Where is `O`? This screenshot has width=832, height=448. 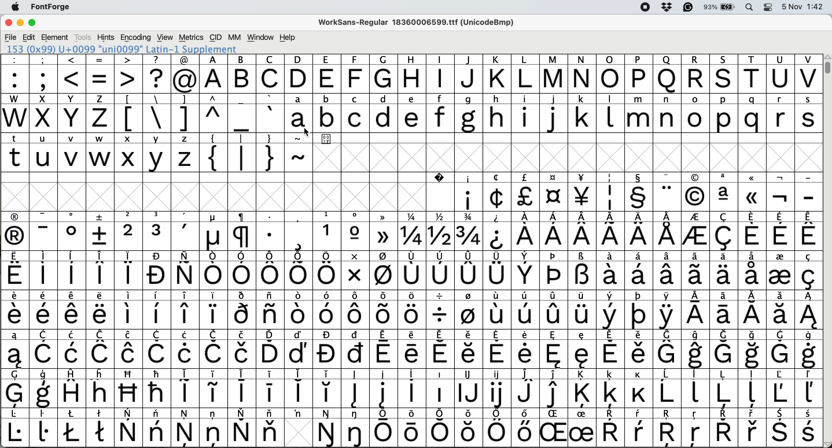
O is located at coordinates (610, 74).